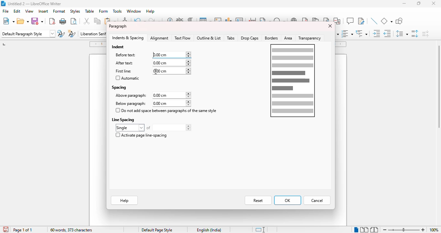 This screenshot has width=441, height=233. Describe the element at coordinates (124, 201) in the screenshot. I see `help` at that location.